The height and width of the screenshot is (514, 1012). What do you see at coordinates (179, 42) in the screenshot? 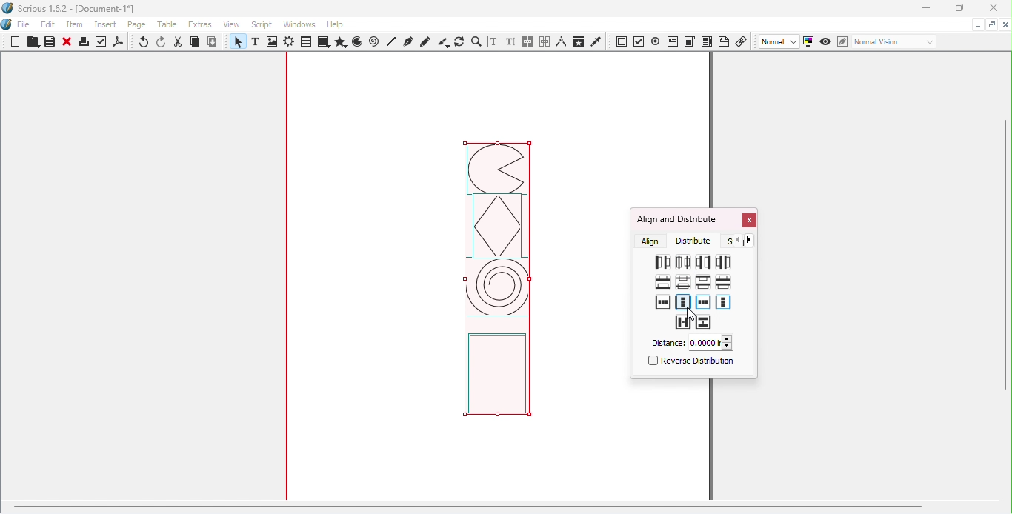
I see `Cut` at bounding box center [179, 42].